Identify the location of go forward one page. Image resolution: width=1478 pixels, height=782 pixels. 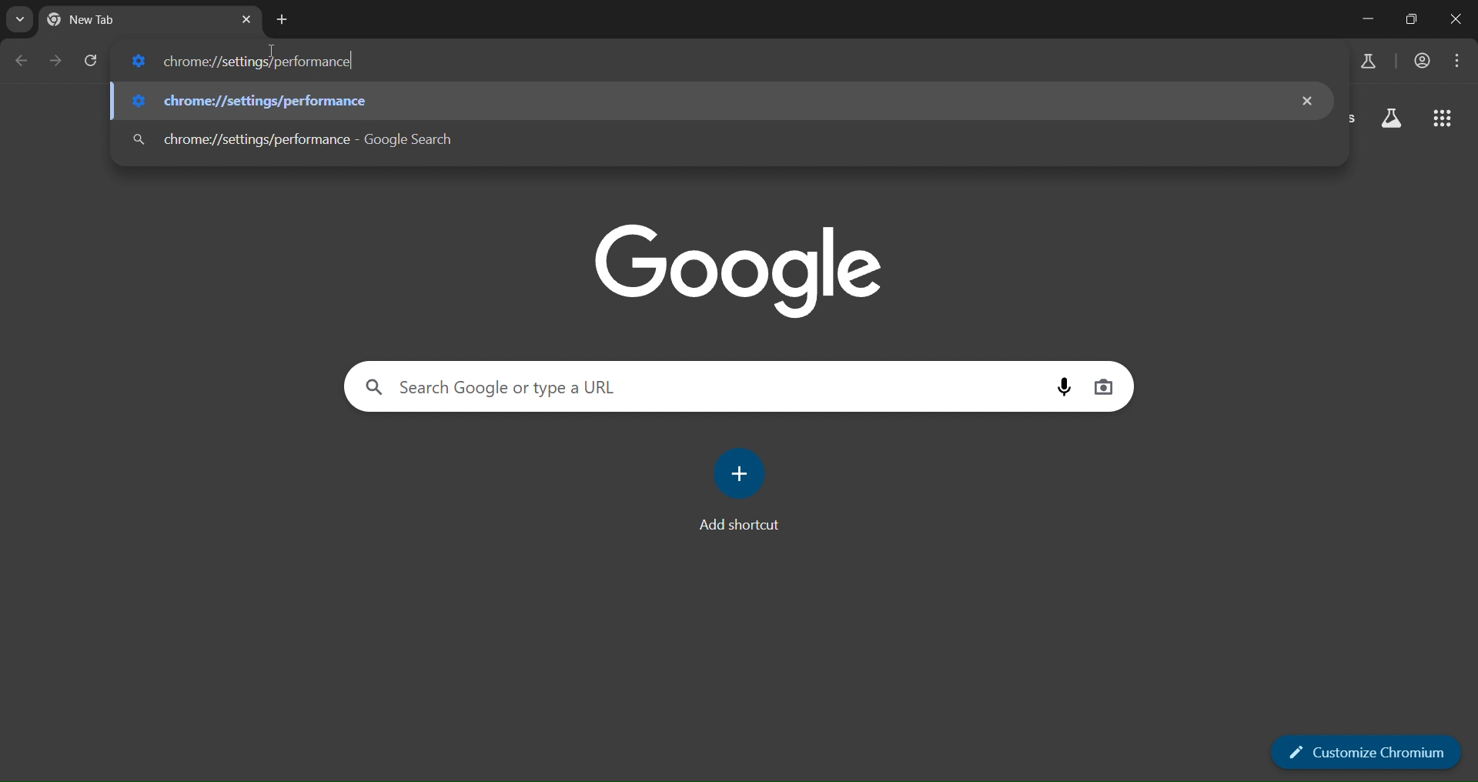
(58, 62).